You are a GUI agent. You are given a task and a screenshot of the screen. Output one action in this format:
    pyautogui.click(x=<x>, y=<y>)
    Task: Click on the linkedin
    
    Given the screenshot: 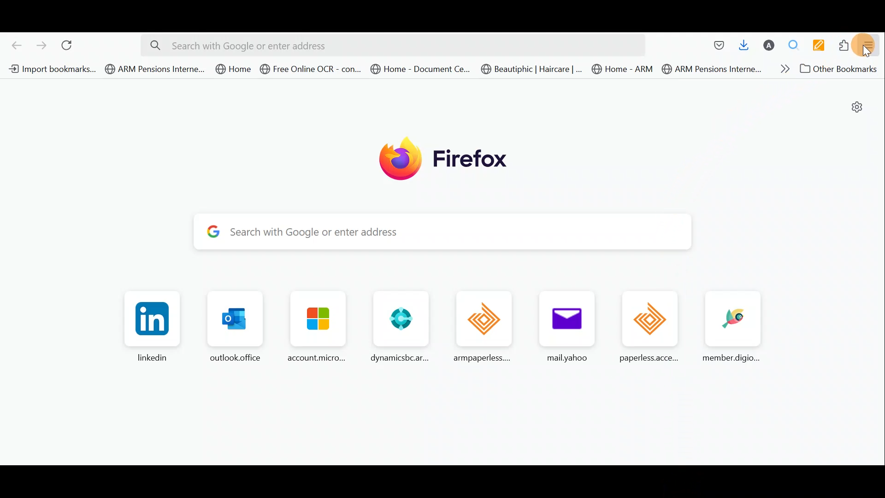 What is the action you would take?
    pyautogui.click(x=152, y=327)
    